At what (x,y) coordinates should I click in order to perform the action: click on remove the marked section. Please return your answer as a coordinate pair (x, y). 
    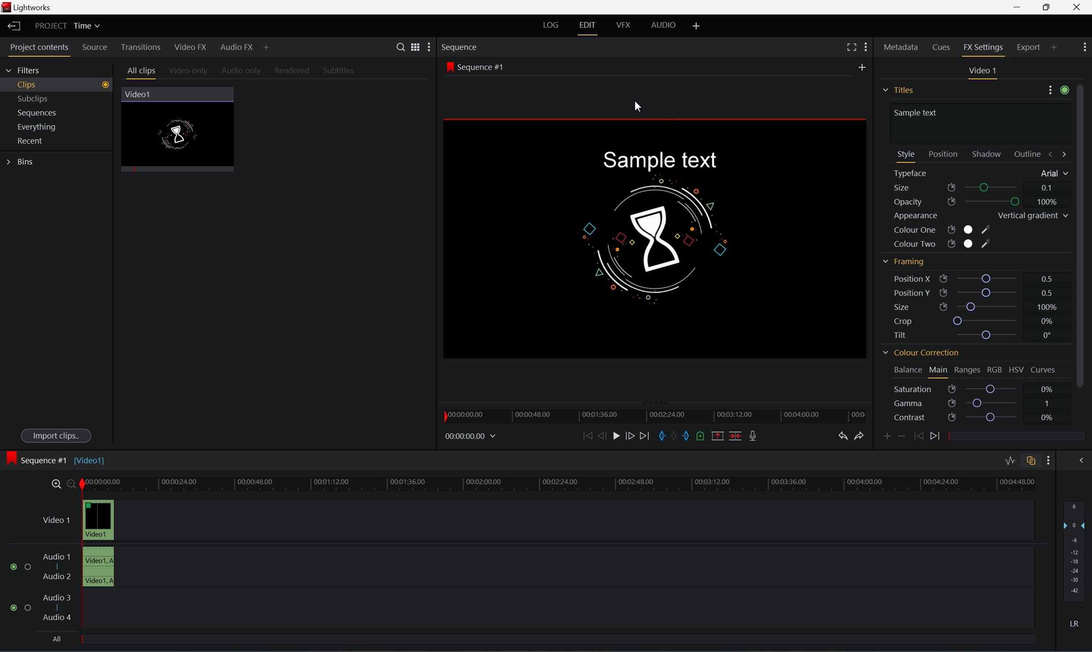
    Looking at the image, I should click on (716, 436).